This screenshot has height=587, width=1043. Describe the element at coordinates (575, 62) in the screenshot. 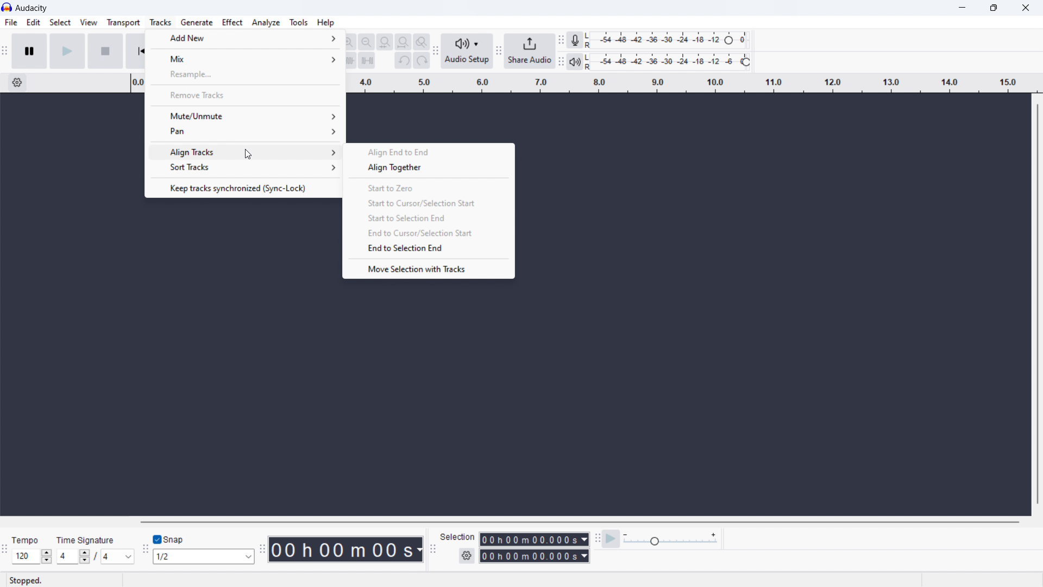

I see `playback meter` at that location.